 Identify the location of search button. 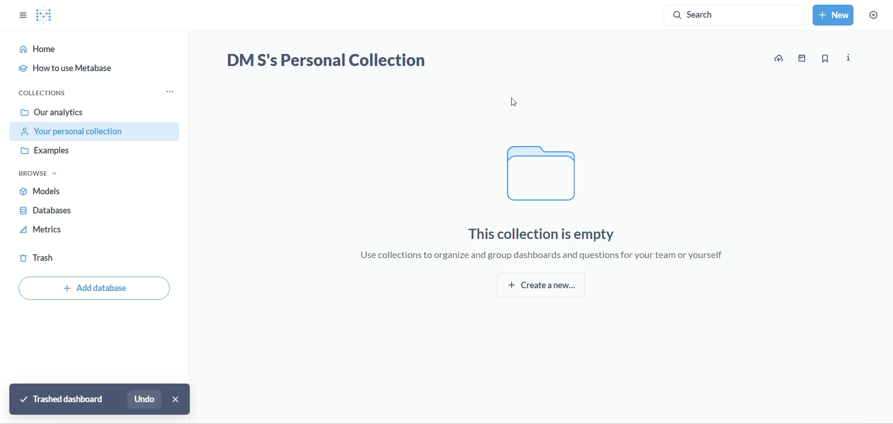
(733, 17).